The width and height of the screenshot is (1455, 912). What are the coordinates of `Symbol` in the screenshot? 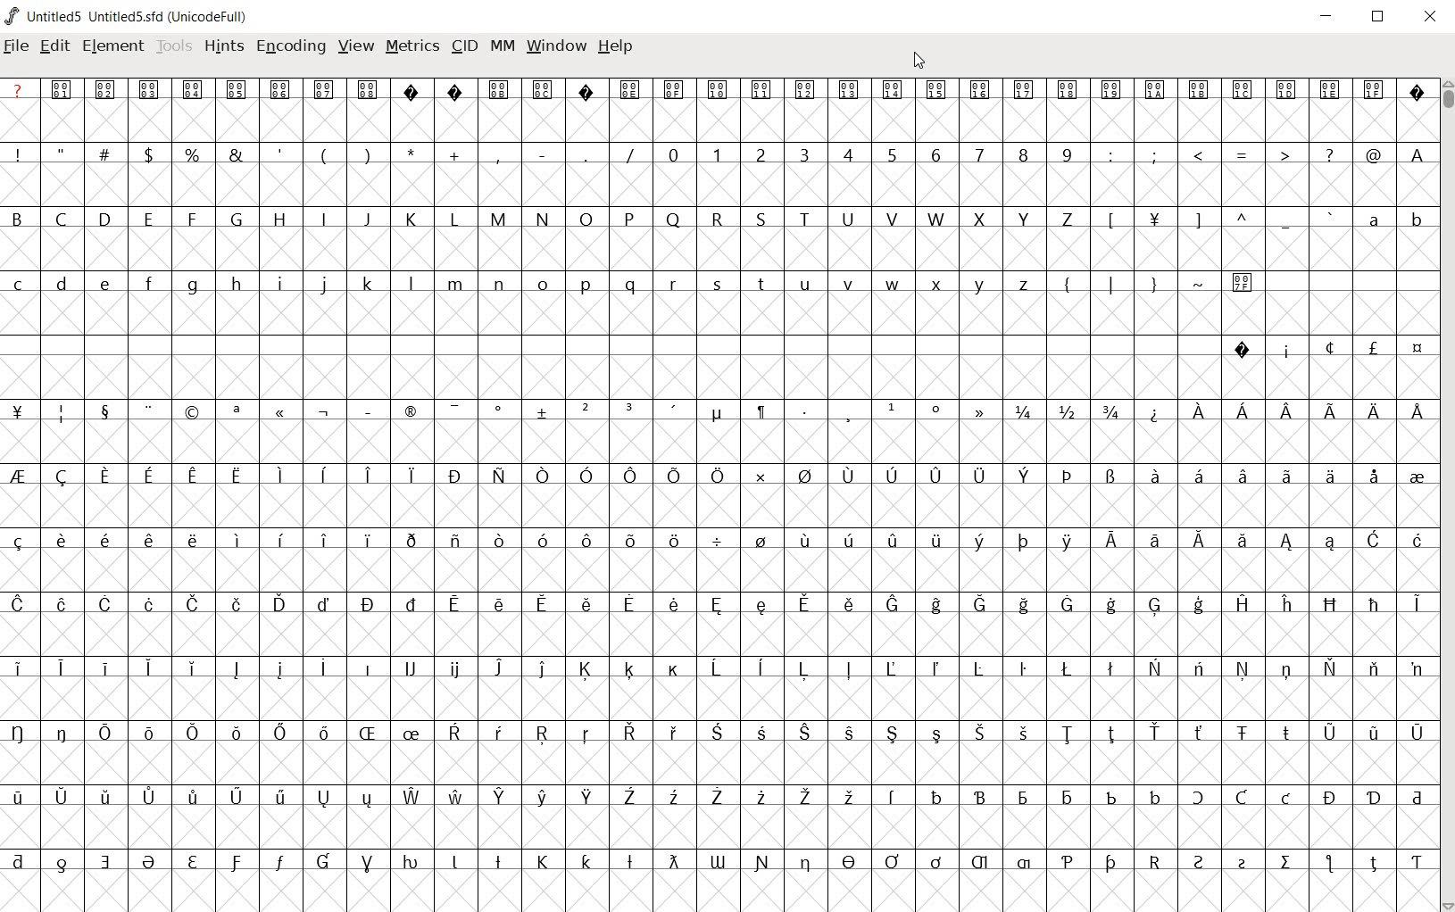 It's located at (412, 863).